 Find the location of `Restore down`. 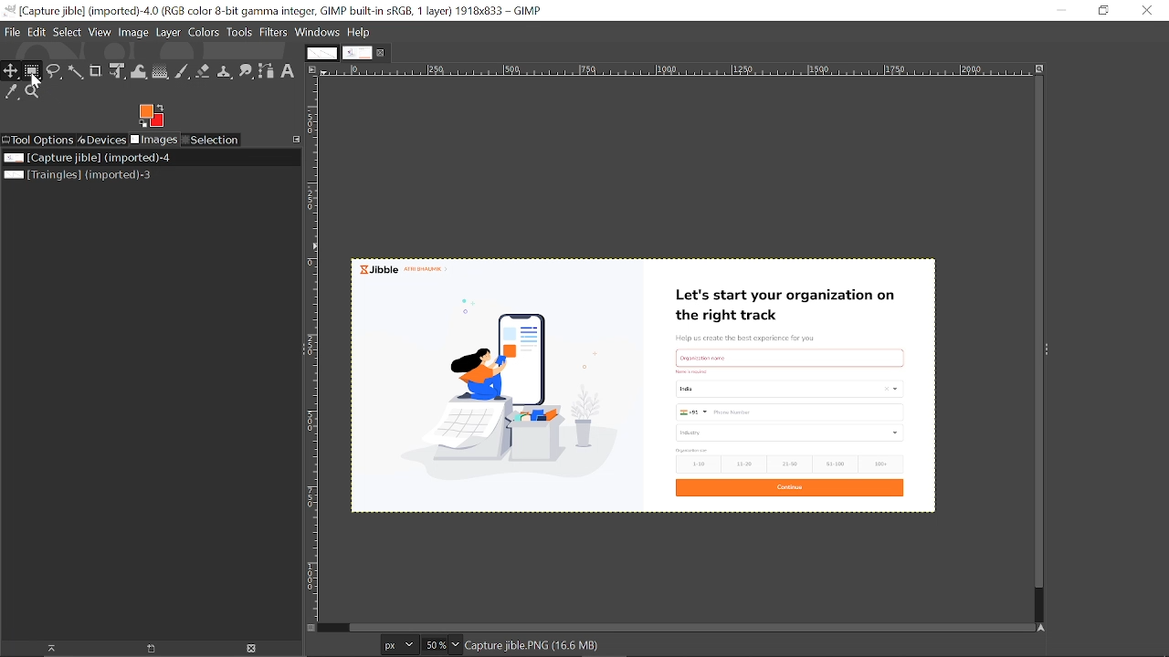

Restore down is located at coordinates (1103, 11).